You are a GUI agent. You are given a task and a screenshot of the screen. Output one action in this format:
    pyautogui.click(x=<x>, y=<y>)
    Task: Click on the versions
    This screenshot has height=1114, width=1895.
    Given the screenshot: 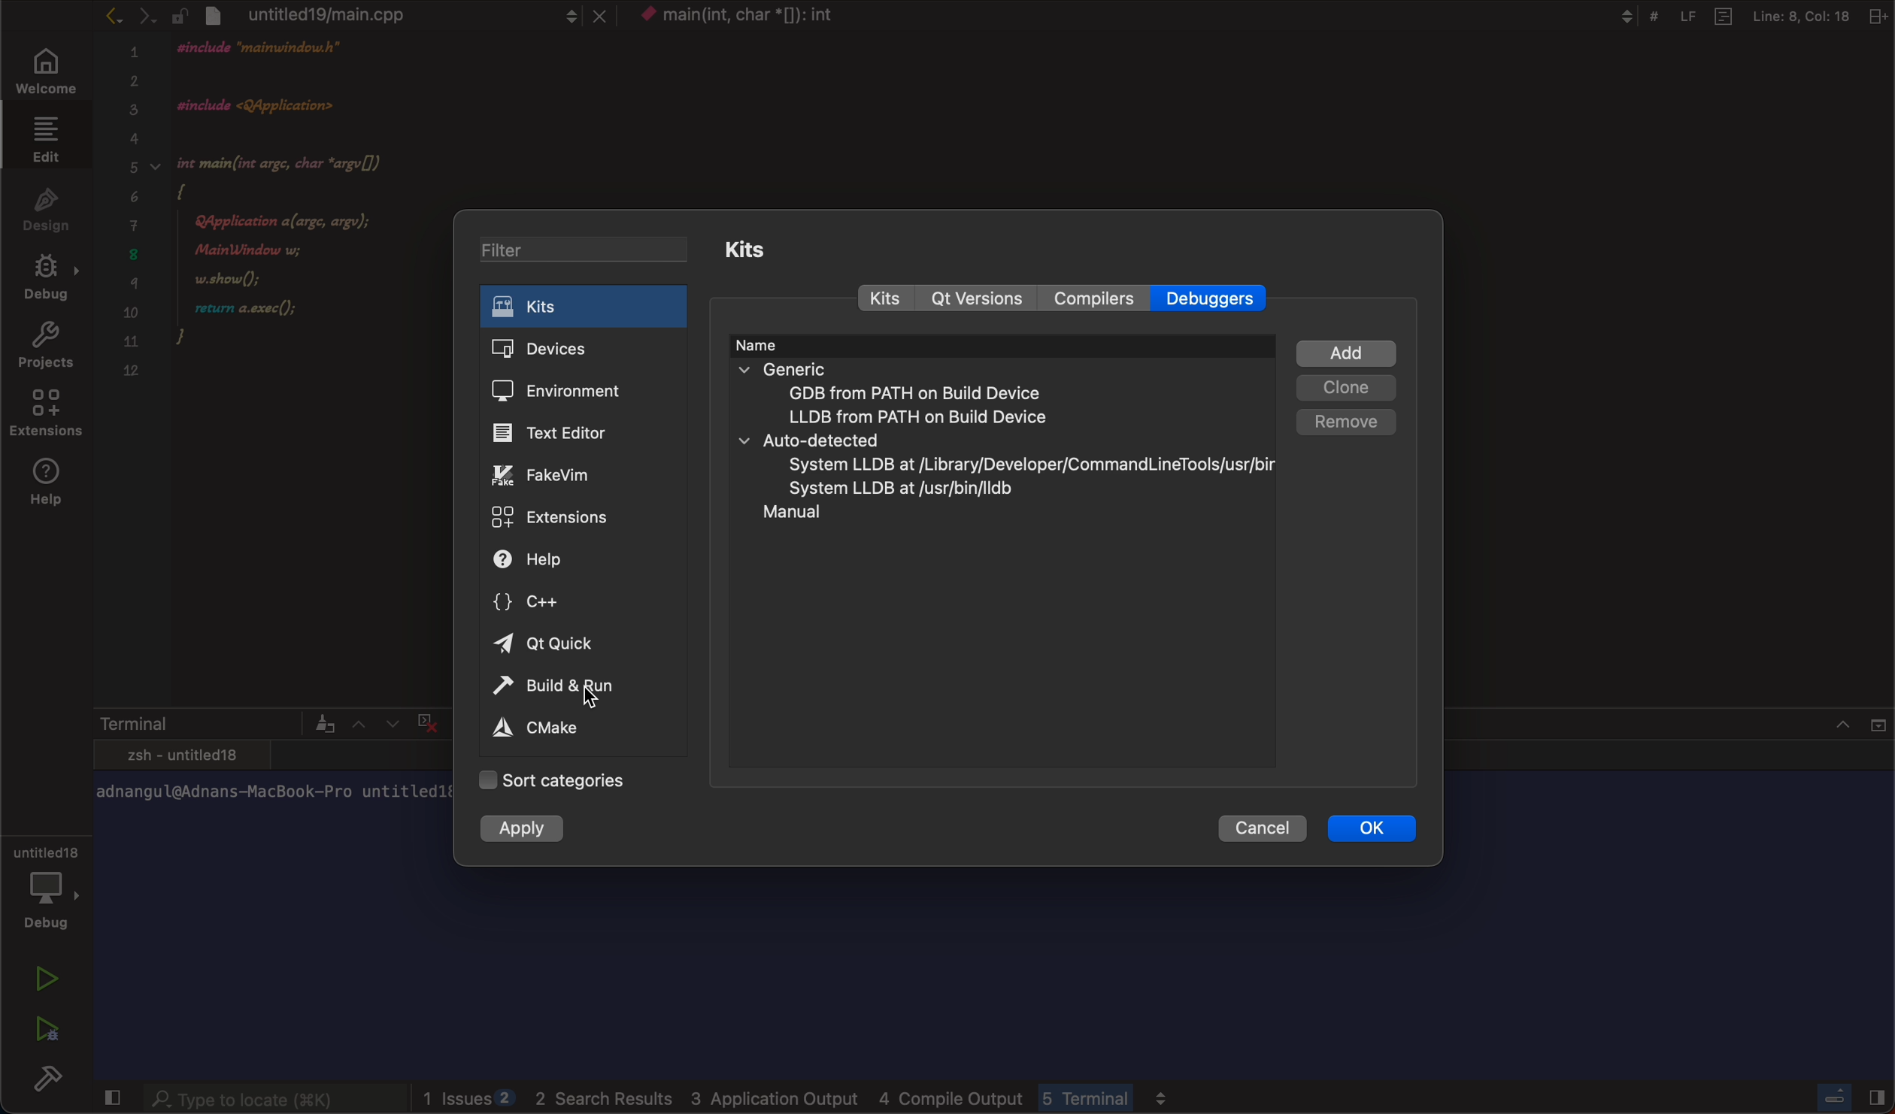 What is the action you would take?
    pyautogui.click(x=978, y=300)
    